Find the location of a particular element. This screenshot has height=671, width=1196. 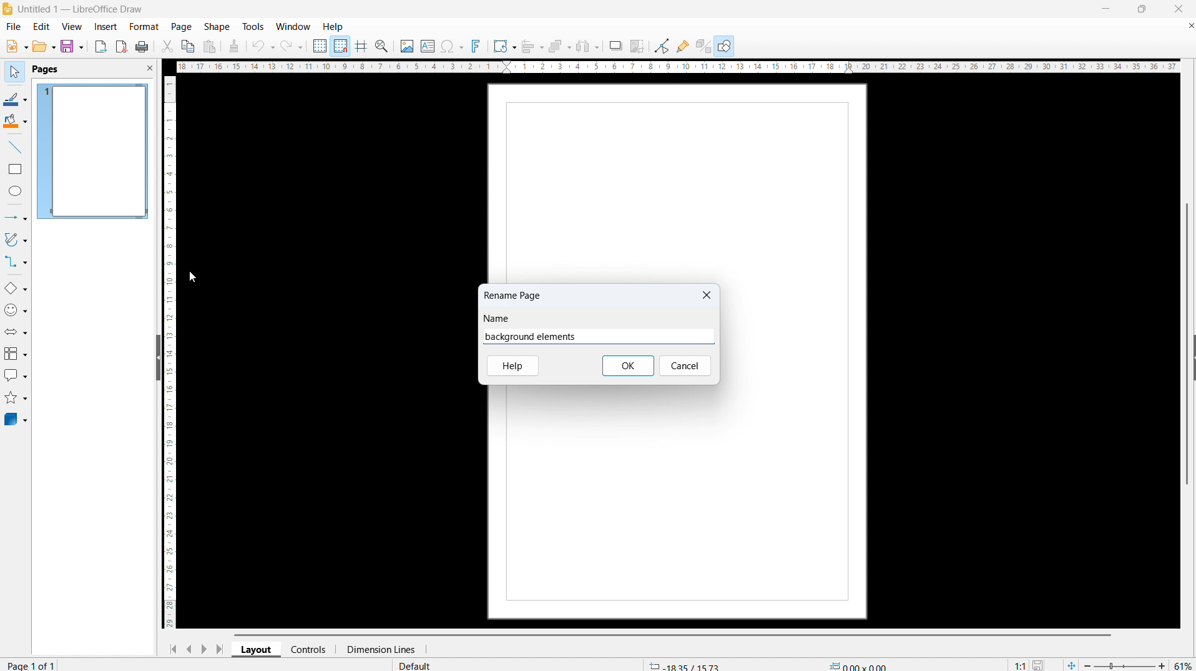

crop is located at coordinates (639, 46).